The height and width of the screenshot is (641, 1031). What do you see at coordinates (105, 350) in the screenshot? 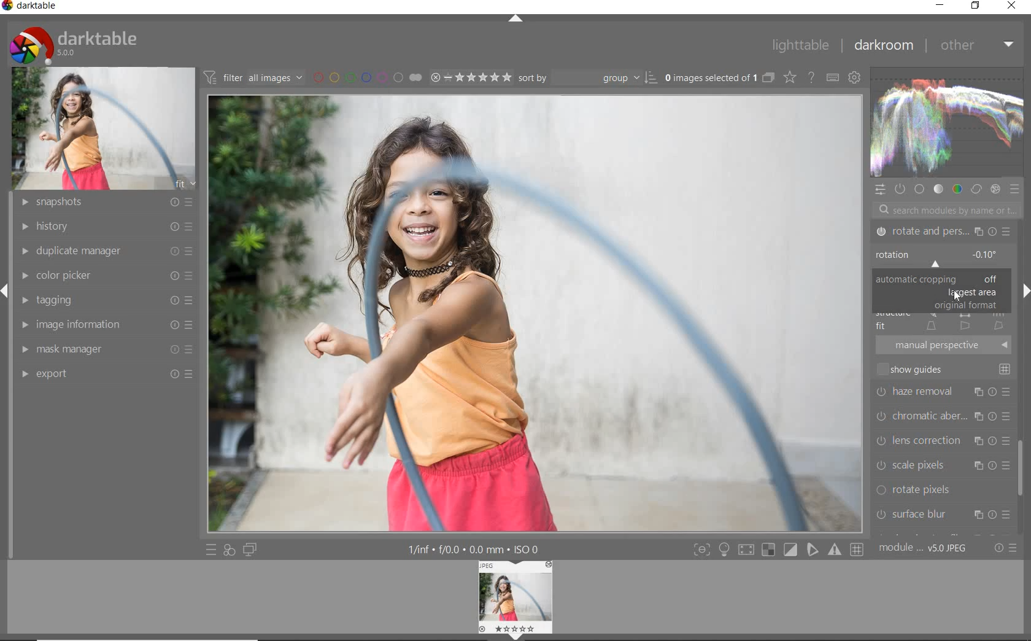
I see `mask manager` at bounding box center [105, 350].